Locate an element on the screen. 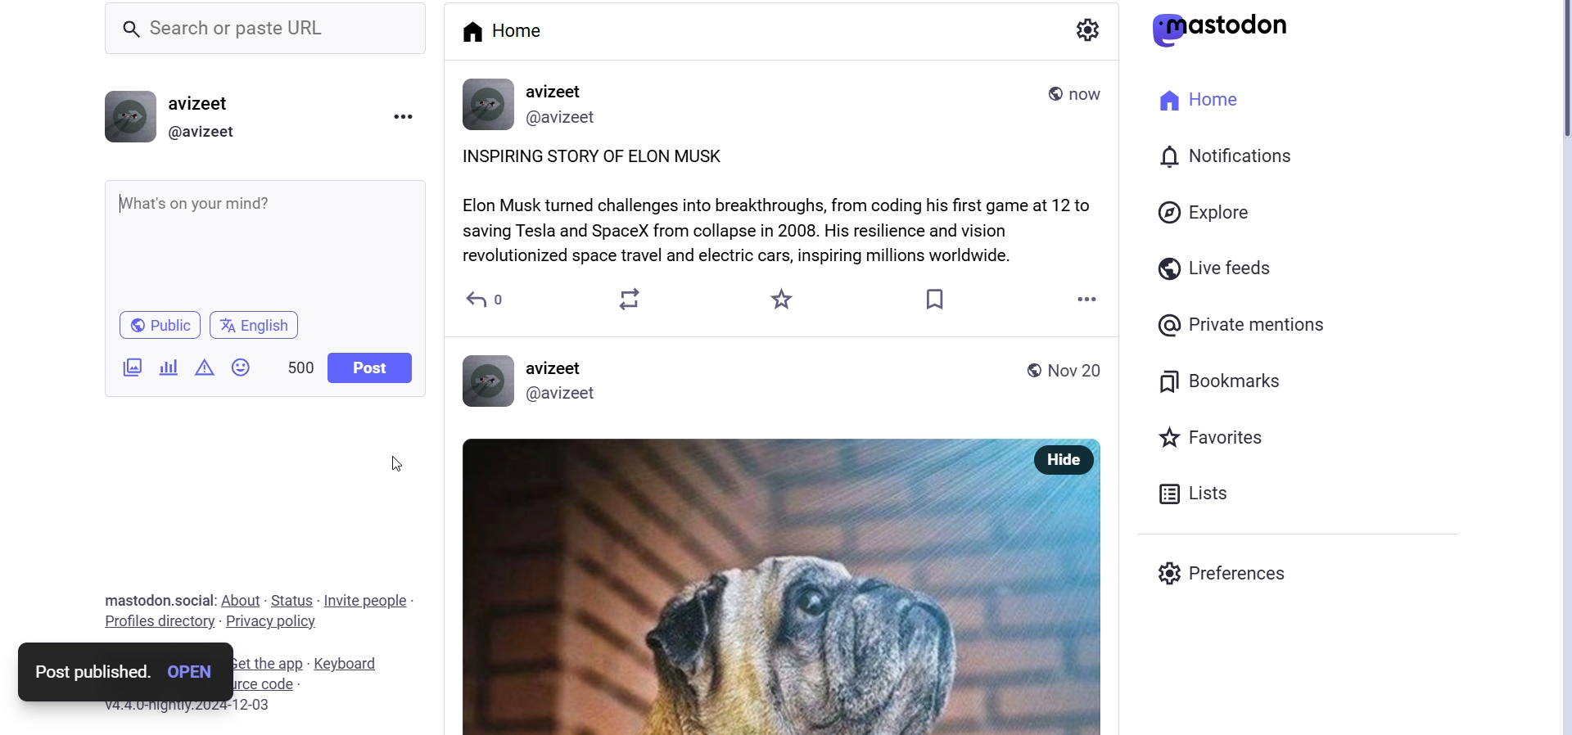 Image resolution: width=1572 pixels, height=735 pixels. scroll bar is located at coordinates (1561, 89).